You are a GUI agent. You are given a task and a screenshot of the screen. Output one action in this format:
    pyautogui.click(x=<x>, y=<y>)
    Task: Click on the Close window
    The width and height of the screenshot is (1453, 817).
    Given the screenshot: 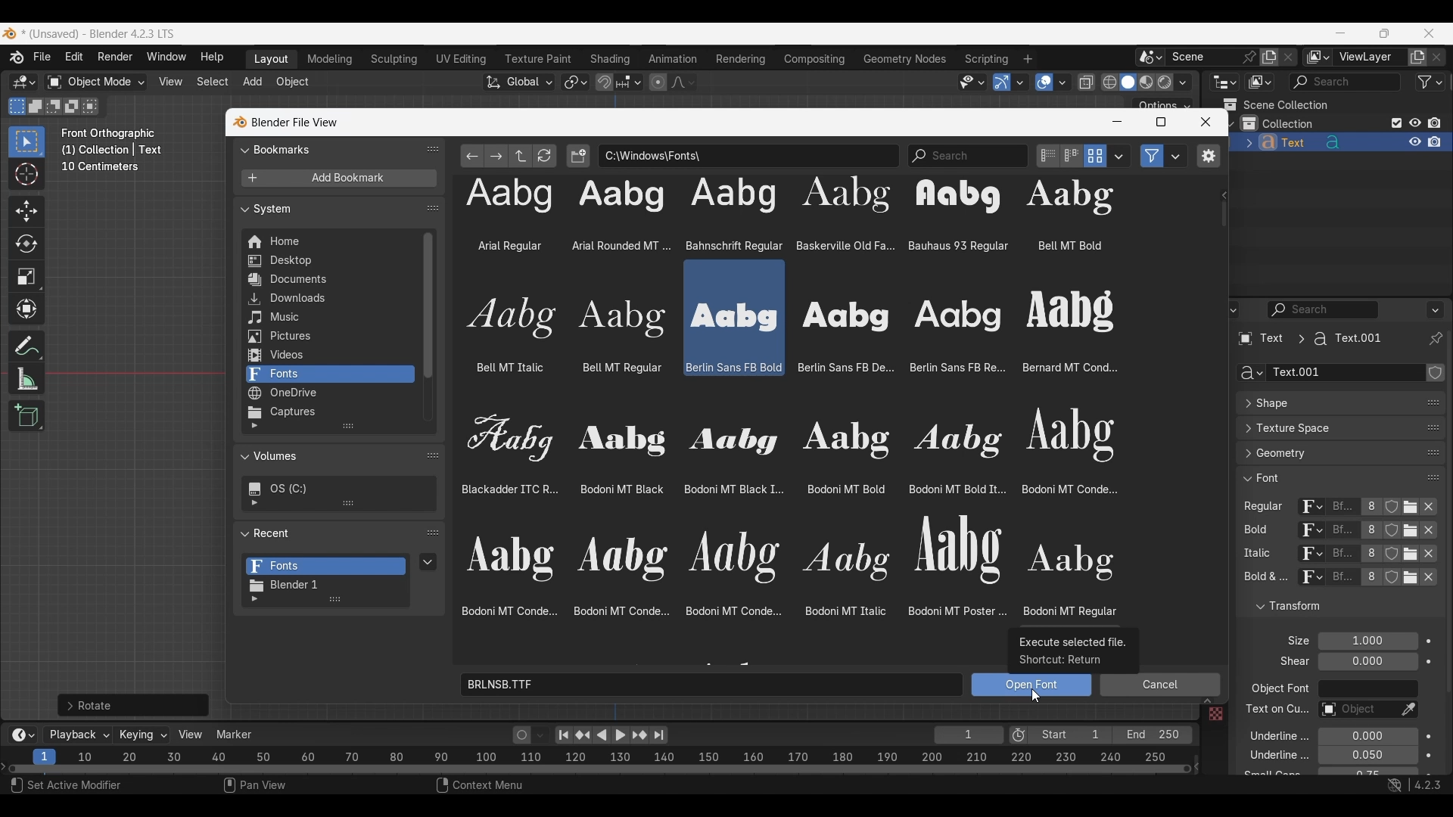 What is the action you would take?
    pyautogui.click(x=1206, y=122)
    